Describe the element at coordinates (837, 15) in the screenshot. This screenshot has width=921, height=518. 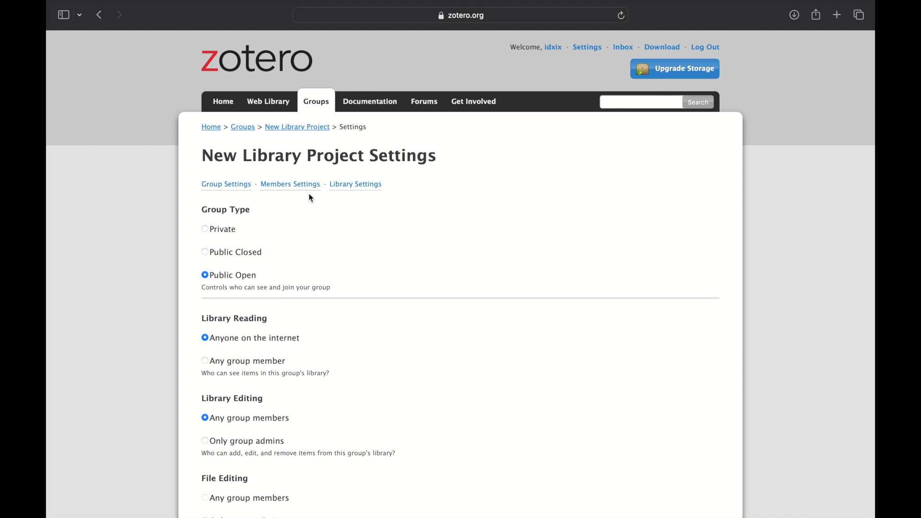
I see `new tab` at that location.